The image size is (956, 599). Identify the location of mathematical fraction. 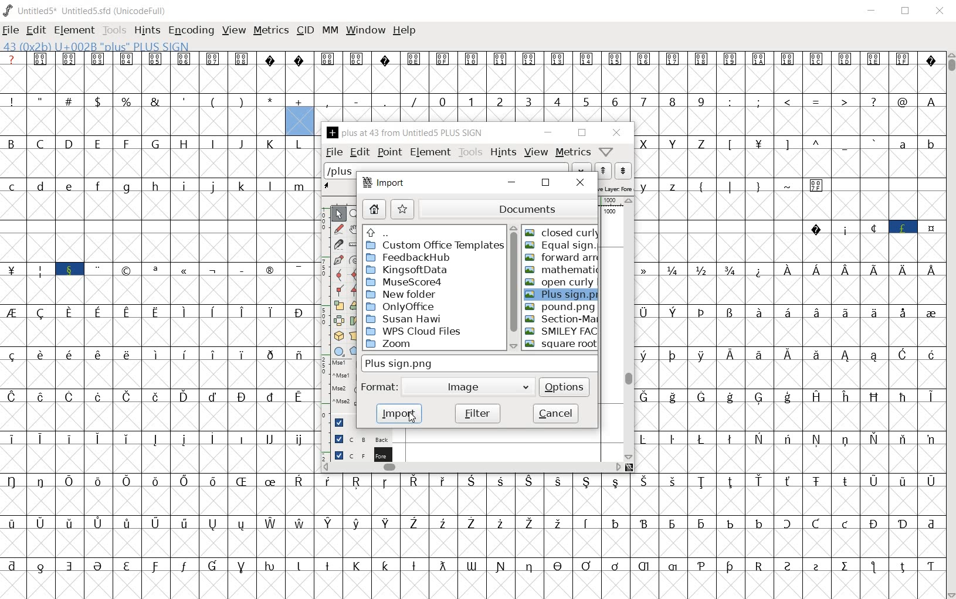
(691, 283).